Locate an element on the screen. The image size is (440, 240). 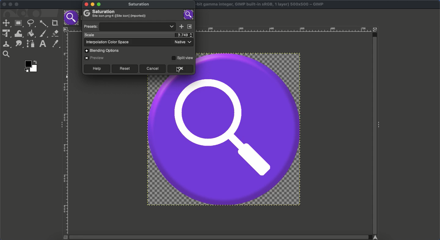
GIMP project is located at coordinates (261, 4).